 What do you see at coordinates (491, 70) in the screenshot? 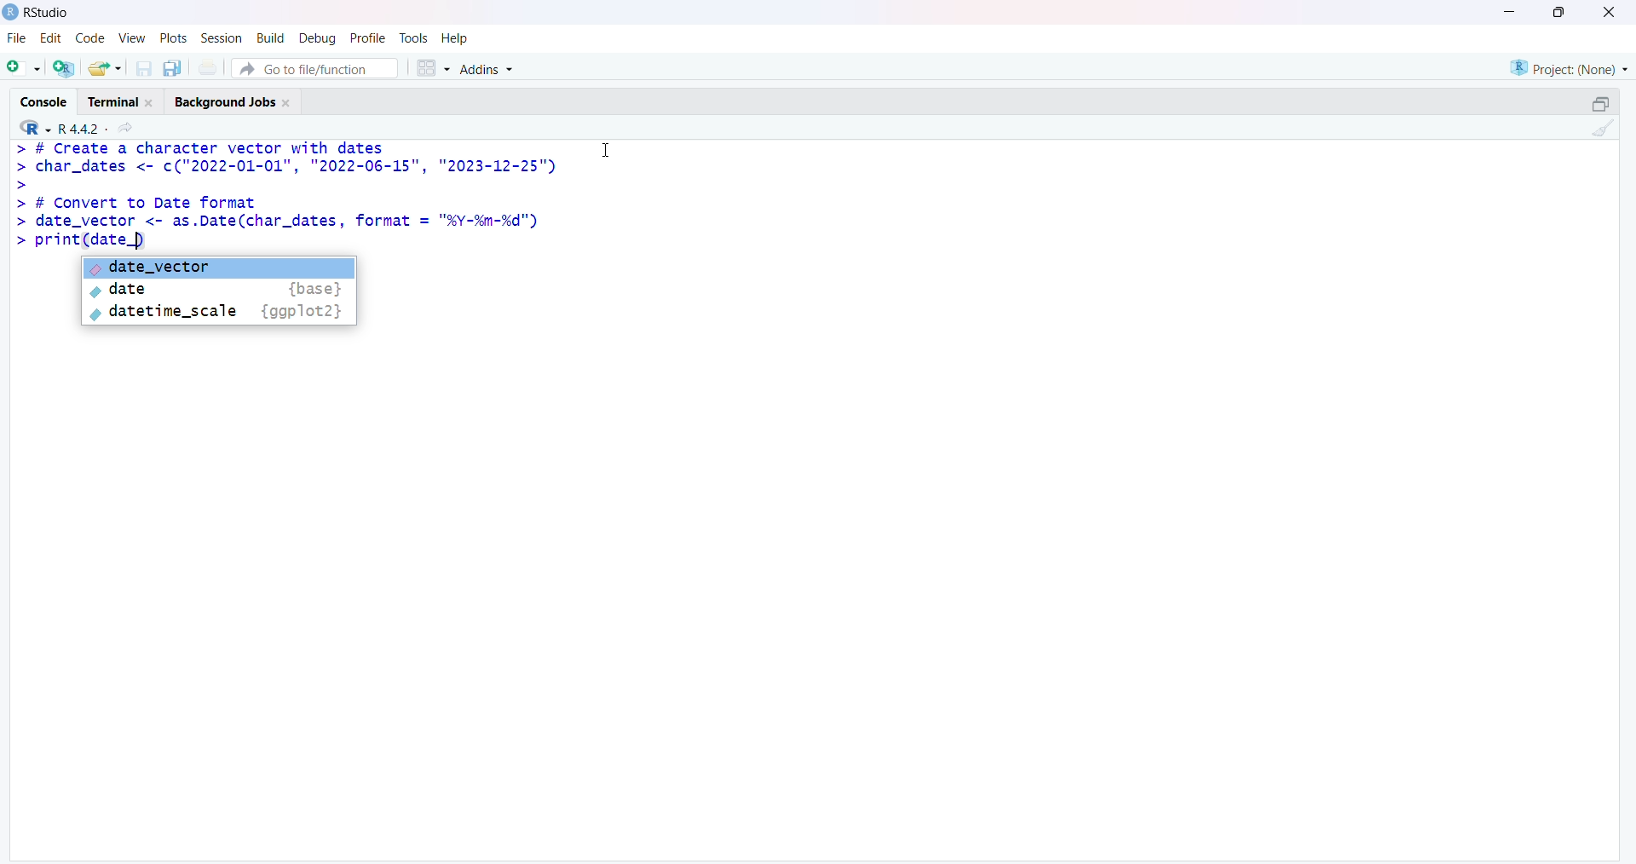
I see `Addins` at bounding box center [491, 70].